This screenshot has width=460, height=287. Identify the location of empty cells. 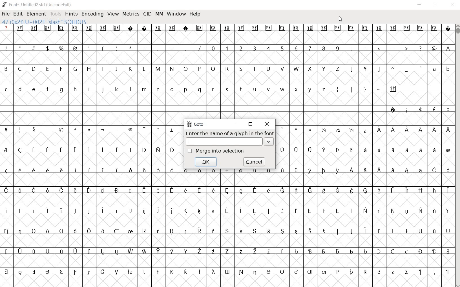
(228, 200).